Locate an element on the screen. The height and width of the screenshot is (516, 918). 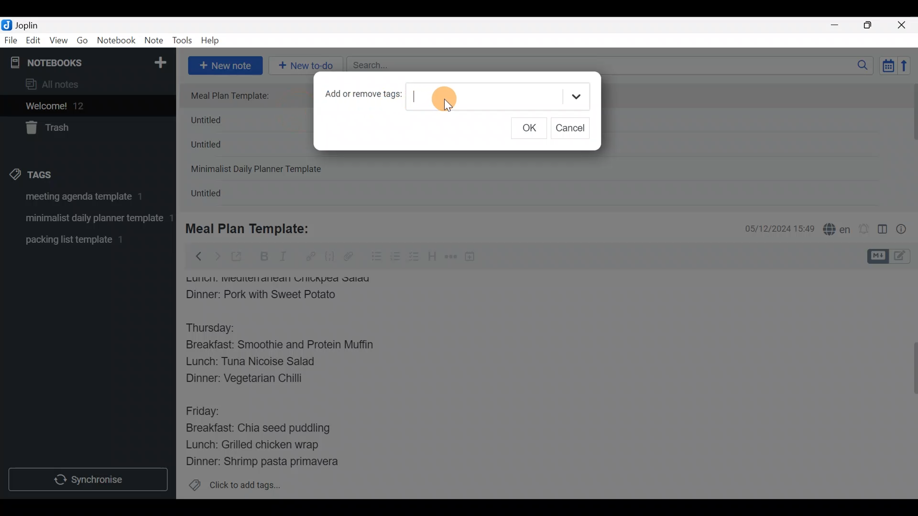
All notes is located at coordinates (86, 85).